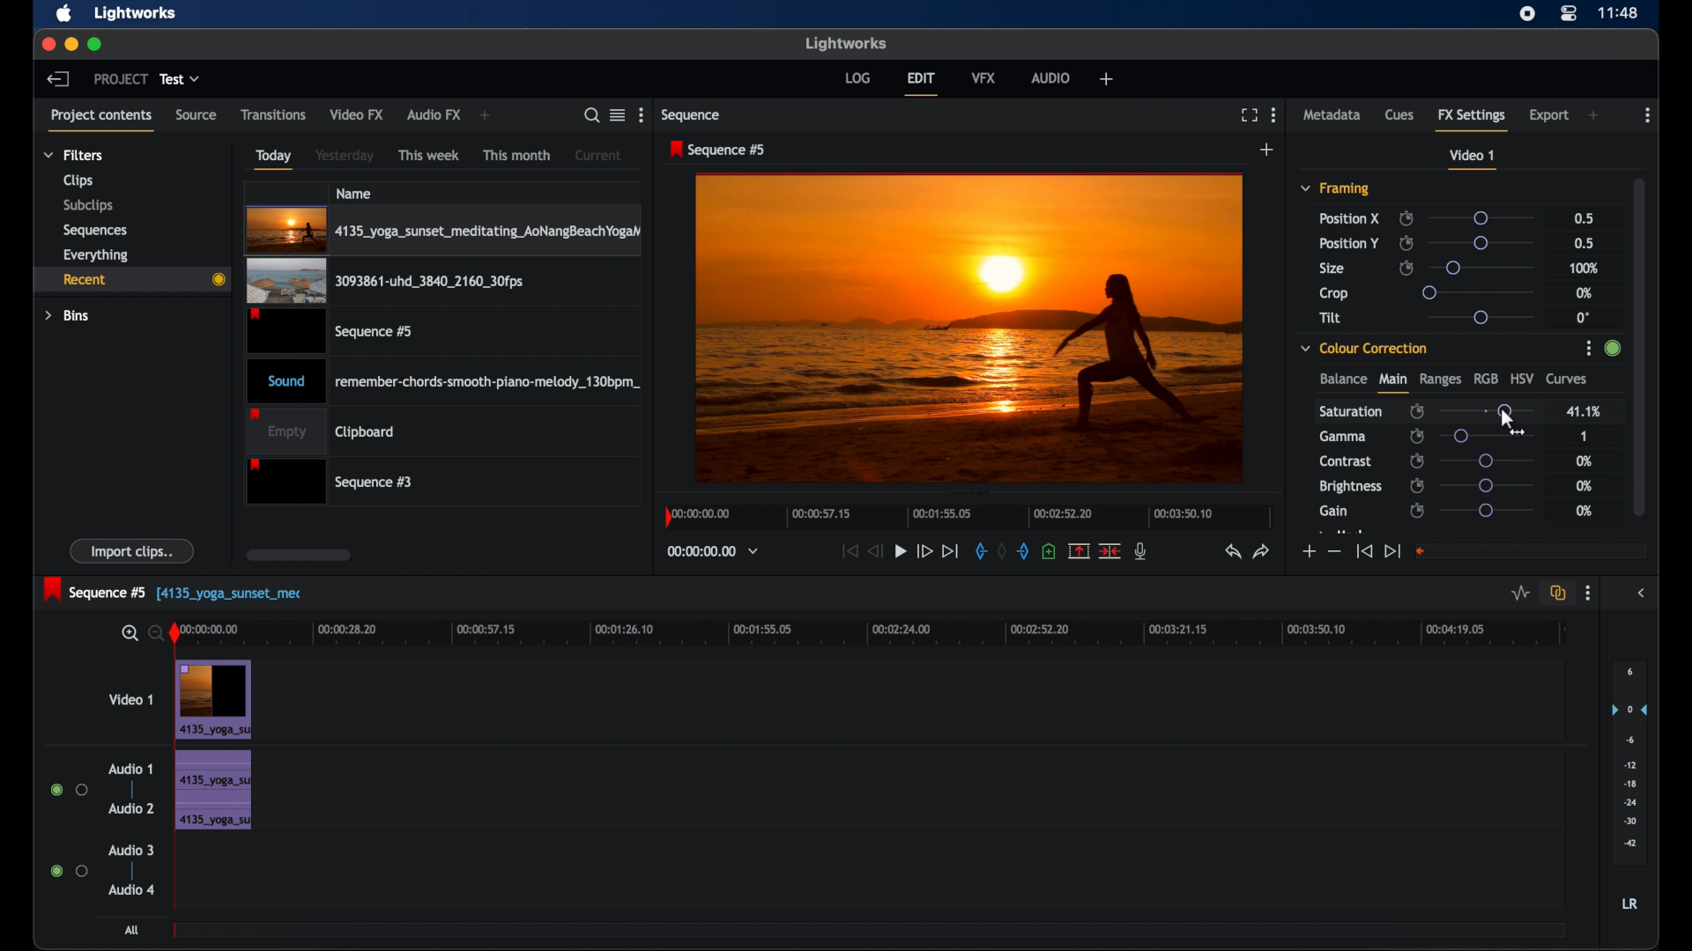 The height and width of the screenshot is (951, 1692). Describe the element at coordinates (1648, 115) in the screenshot. I see `more options` at that location.